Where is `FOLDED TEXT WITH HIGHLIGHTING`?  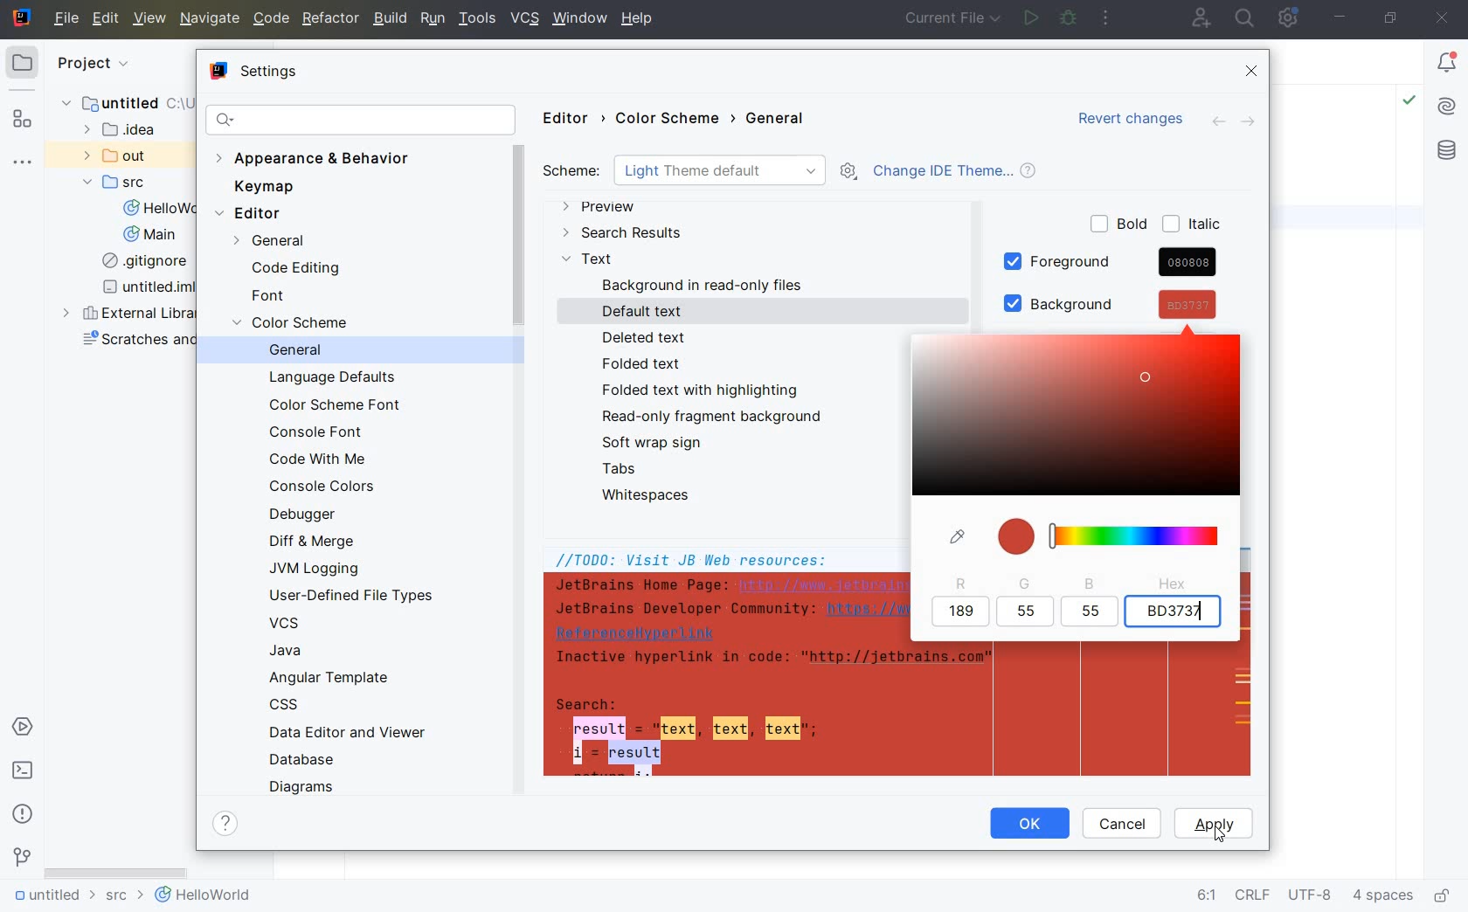
FOLDED TEXT WITH HIGHLIGHTING is located at coordinates (702, 390).